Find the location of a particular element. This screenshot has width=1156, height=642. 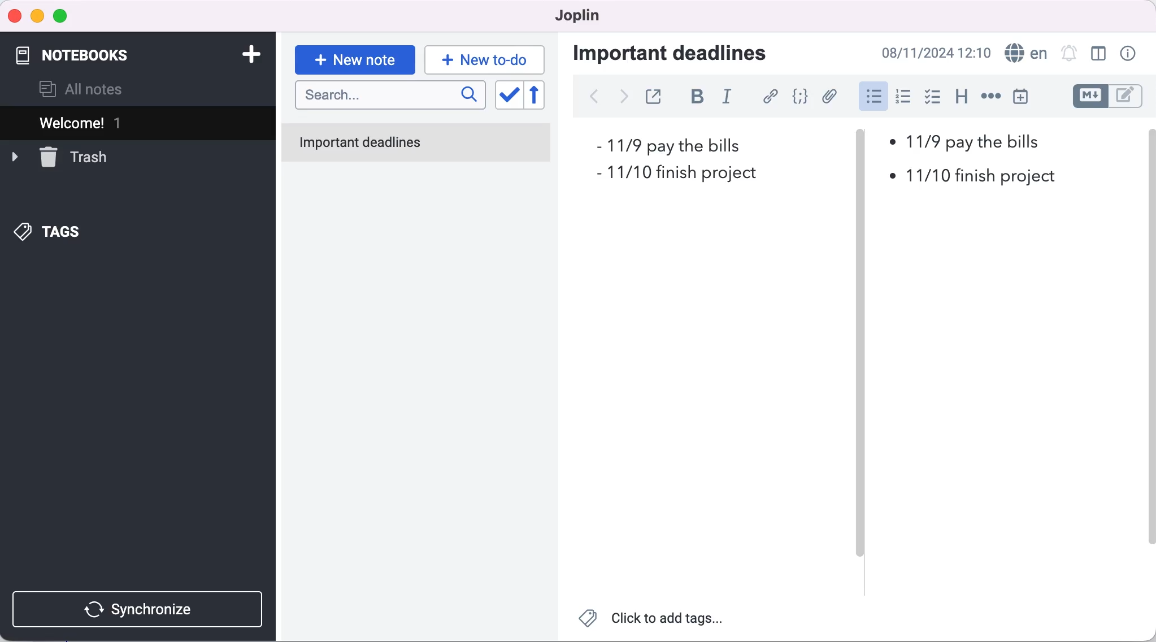

Scrollbar is located at coordinates (1153, 335).